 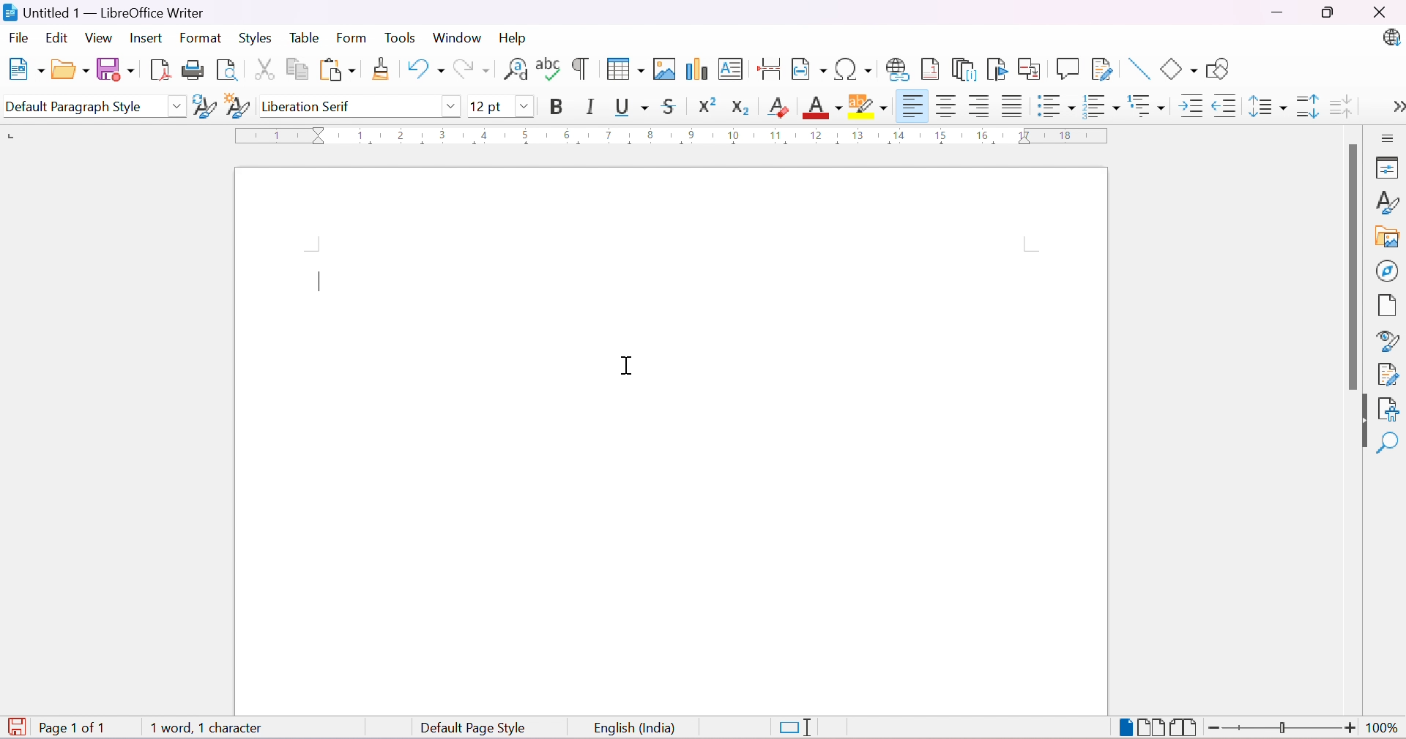 What do you see at coordinates (1387, 375) in the screenshot?
I see `Manage Changes` at bounding box center [1387, 375].